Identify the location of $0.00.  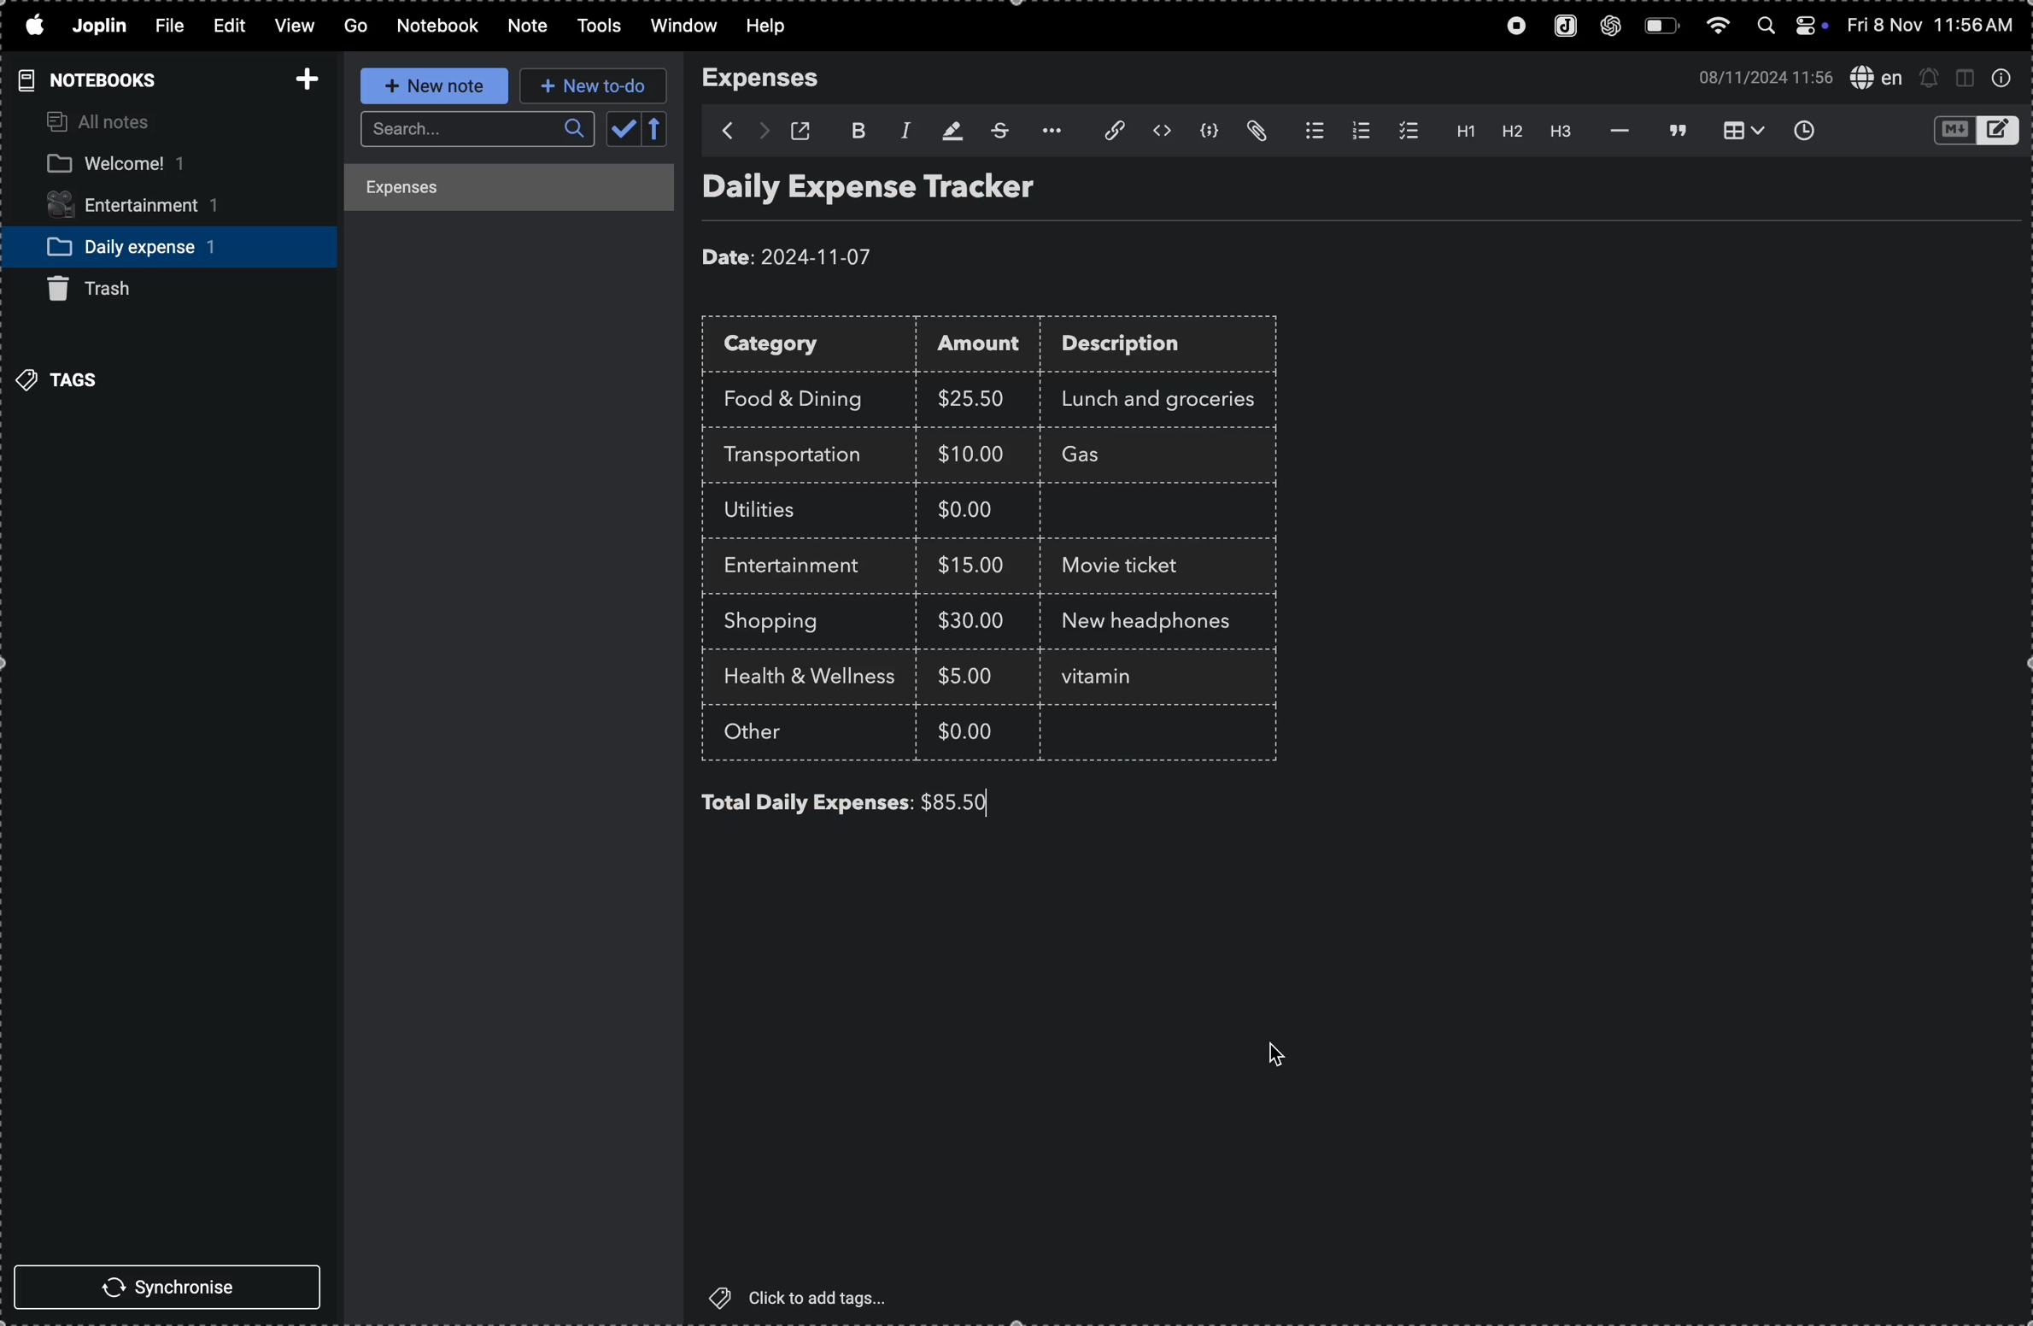
(970, 730).